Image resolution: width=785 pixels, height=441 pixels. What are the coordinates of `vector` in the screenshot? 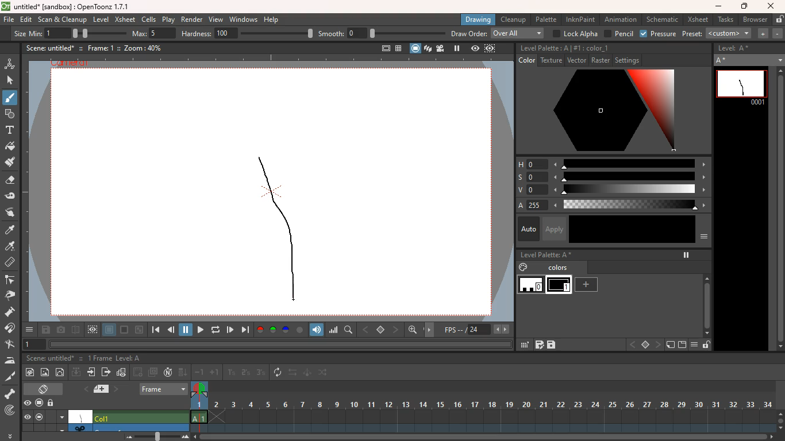 It's located at (575, 61).